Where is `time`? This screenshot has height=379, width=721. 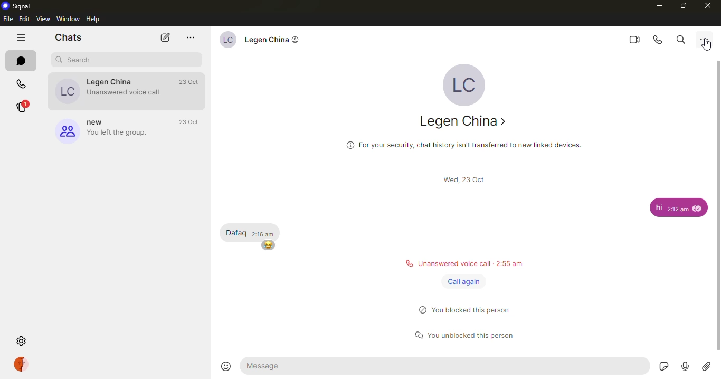
time is located at coordinates (468, 181).